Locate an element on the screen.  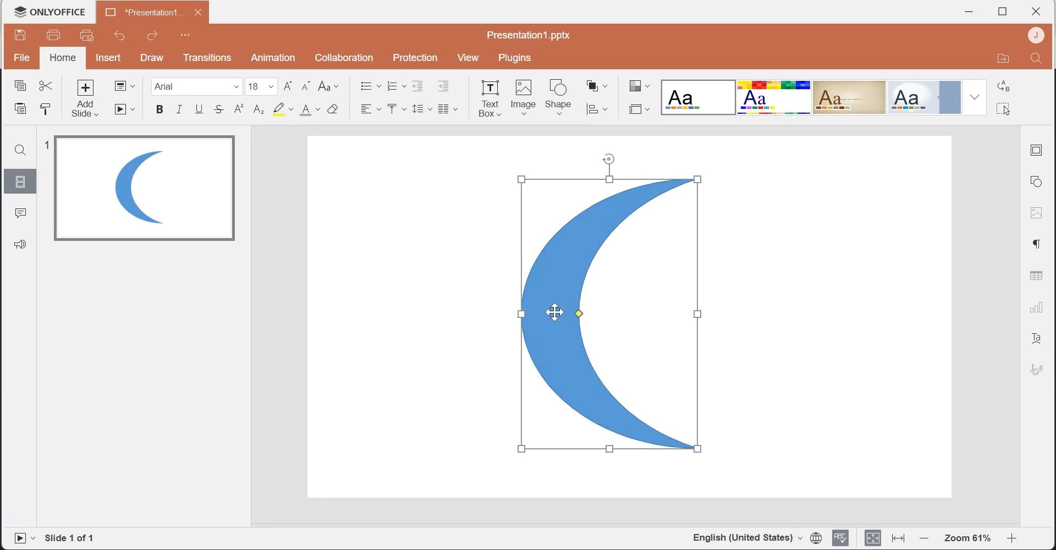
Change slide layout is located at coordinates (126, 86).